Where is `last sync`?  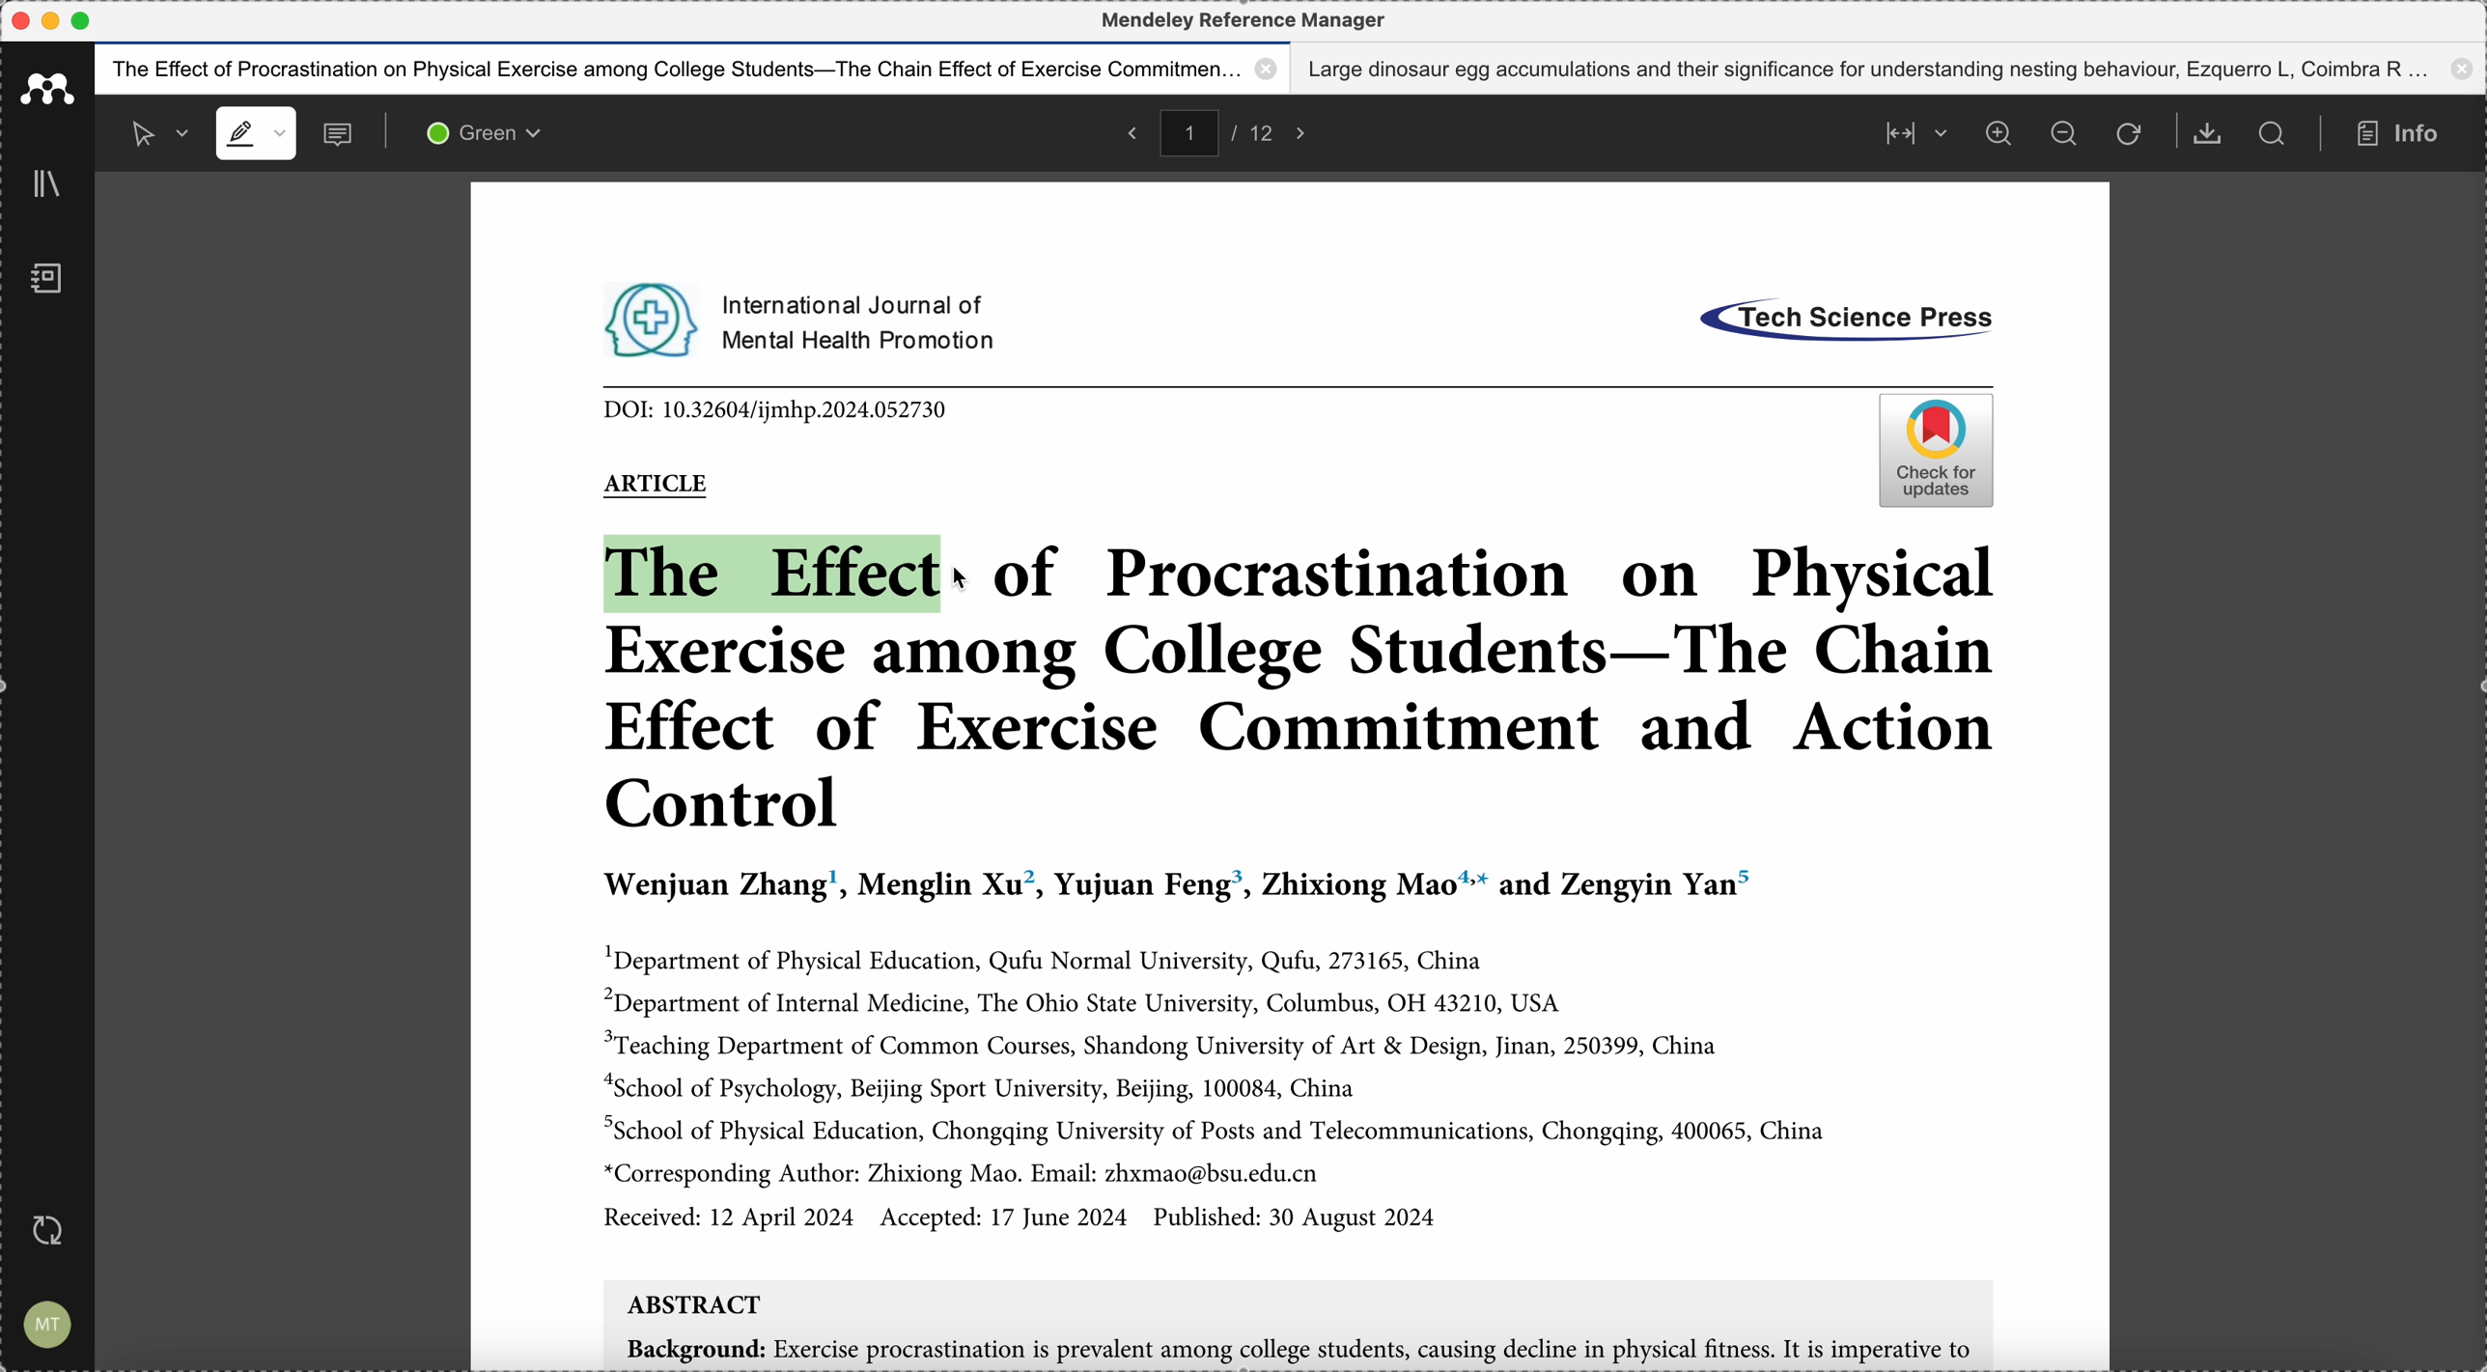
last sync is located at coordinates (55, 1229).